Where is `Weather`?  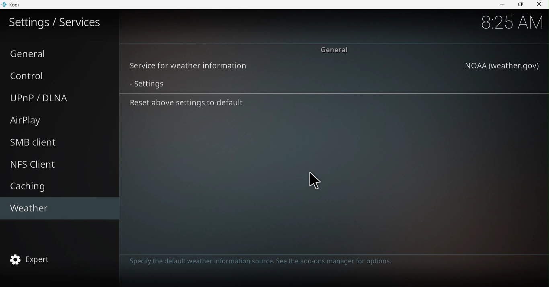 Weather is located at coordinates (57, 208).